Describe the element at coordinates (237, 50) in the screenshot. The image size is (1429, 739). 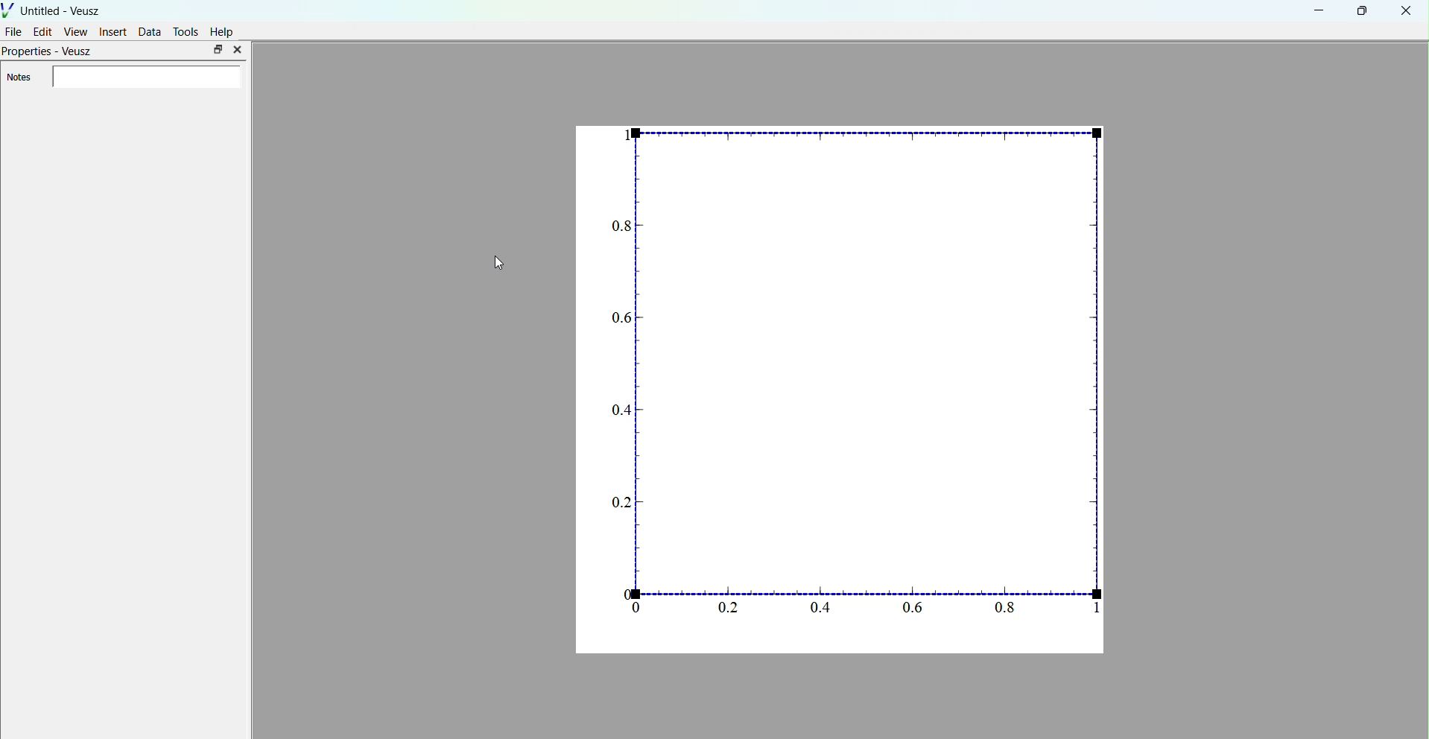
I see `close` at that location.